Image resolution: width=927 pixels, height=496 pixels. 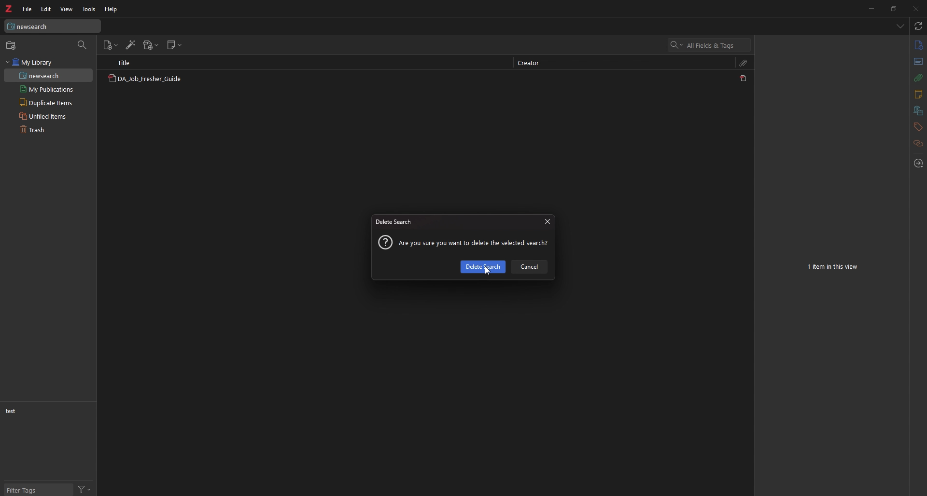 I want to click on 7 items in this view, so click(x=832, y=266).